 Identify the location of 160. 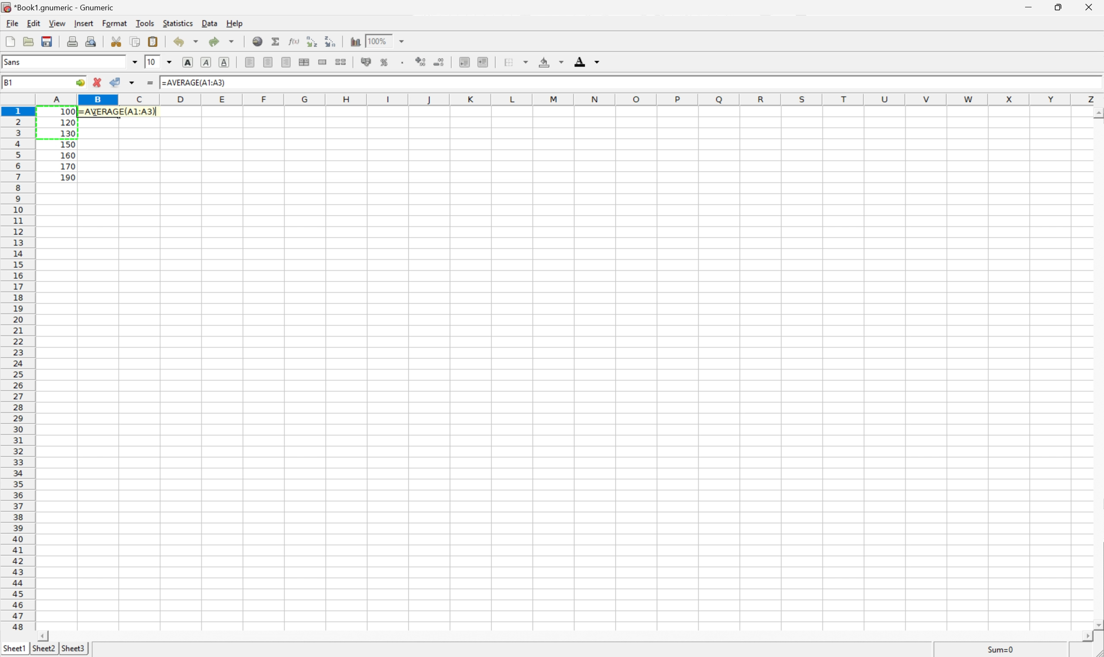
(68, 154).